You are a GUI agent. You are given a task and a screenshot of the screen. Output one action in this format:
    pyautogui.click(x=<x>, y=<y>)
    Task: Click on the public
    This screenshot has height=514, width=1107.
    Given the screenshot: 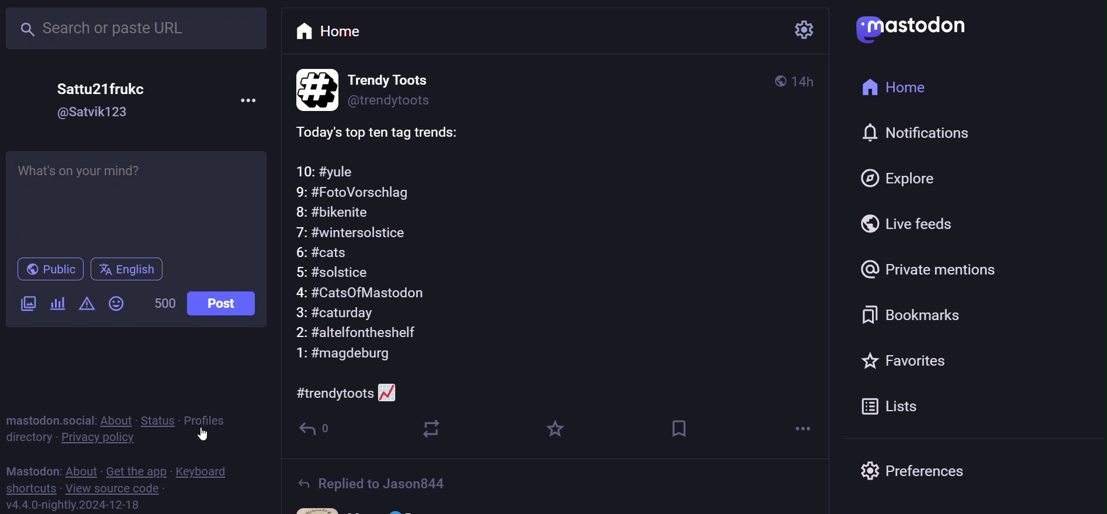 What is the action you would take?
    pyautogui.click(x=768, y=79)
    